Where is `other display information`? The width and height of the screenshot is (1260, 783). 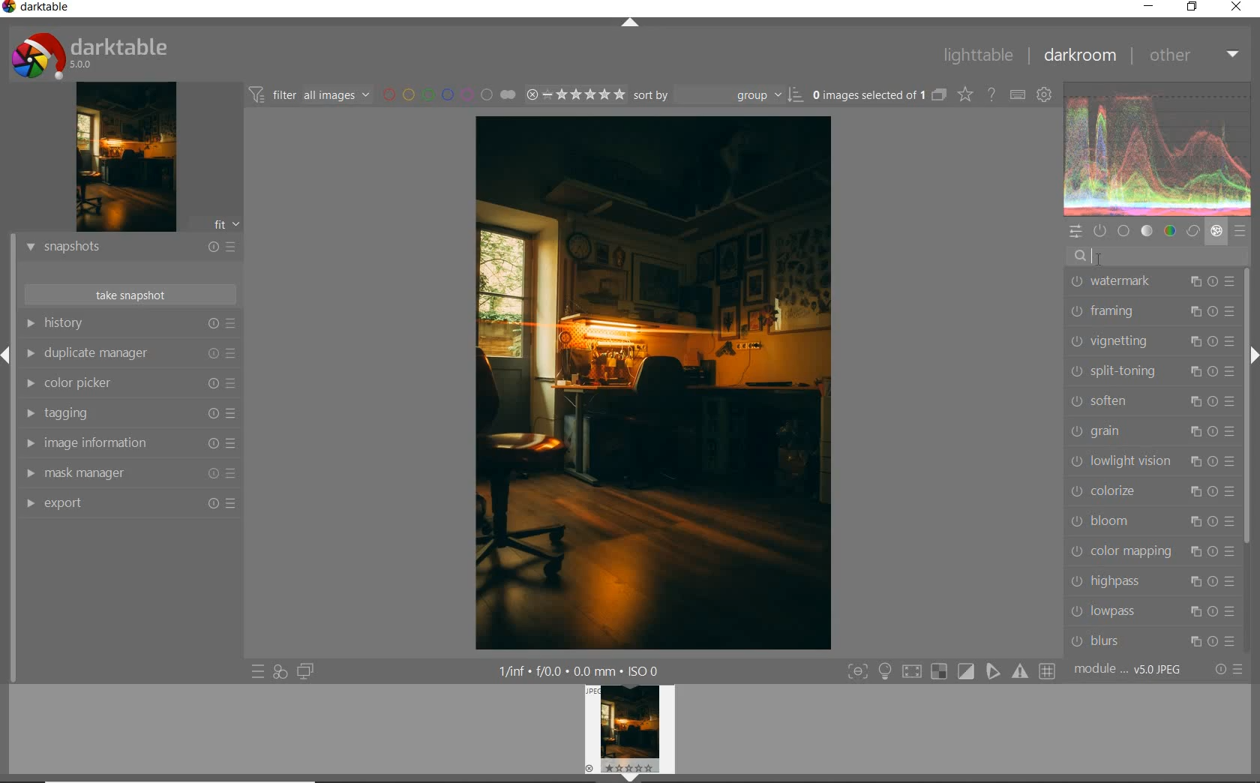
other display information is located at coordinates (580, 670).